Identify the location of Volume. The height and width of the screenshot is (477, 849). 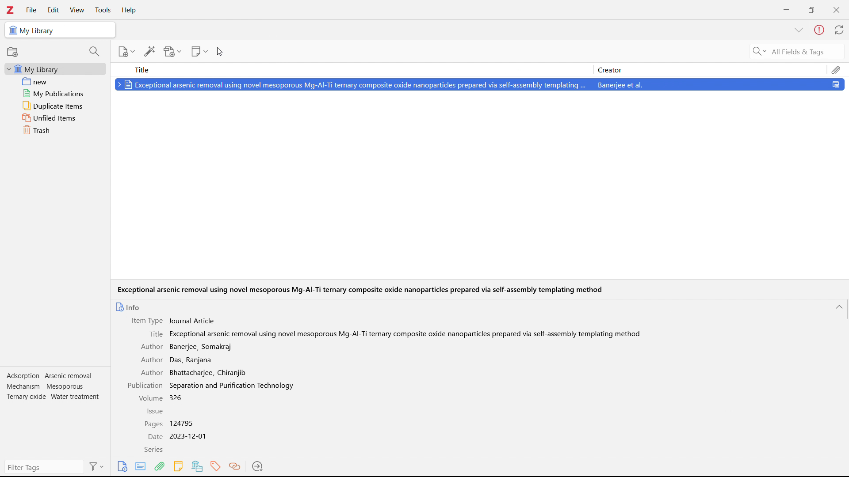
(148, 398).